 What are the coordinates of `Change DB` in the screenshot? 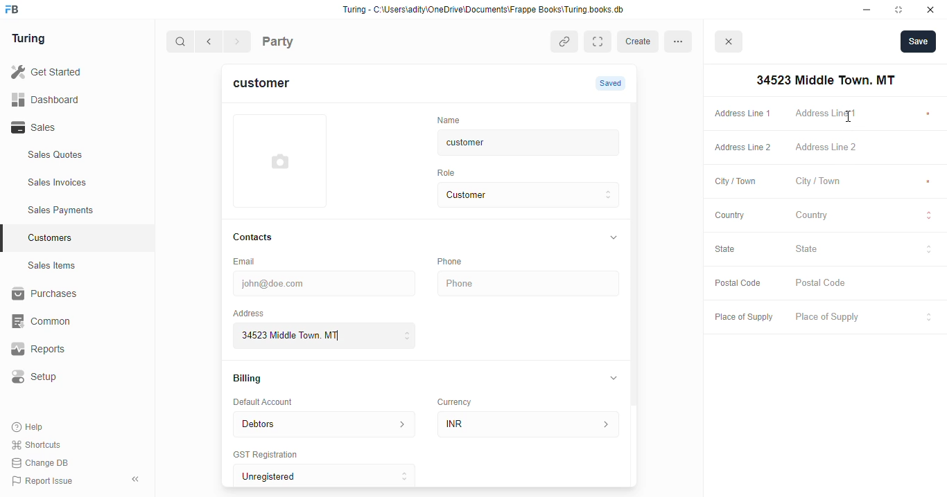 It's located at (43, 462).